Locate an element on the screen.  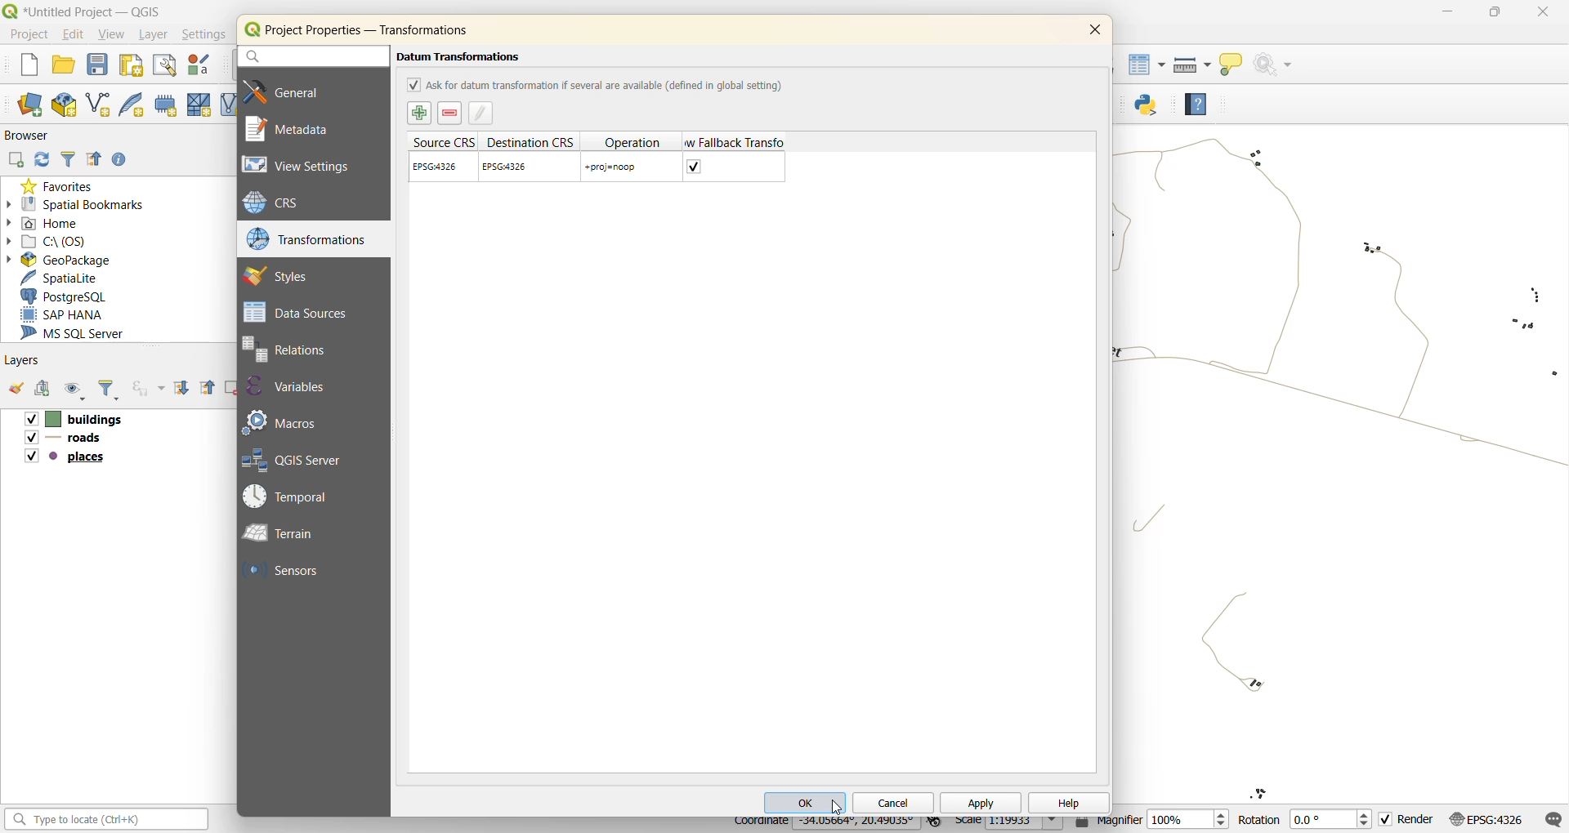
measure line is located at coordinates (1191, 65).